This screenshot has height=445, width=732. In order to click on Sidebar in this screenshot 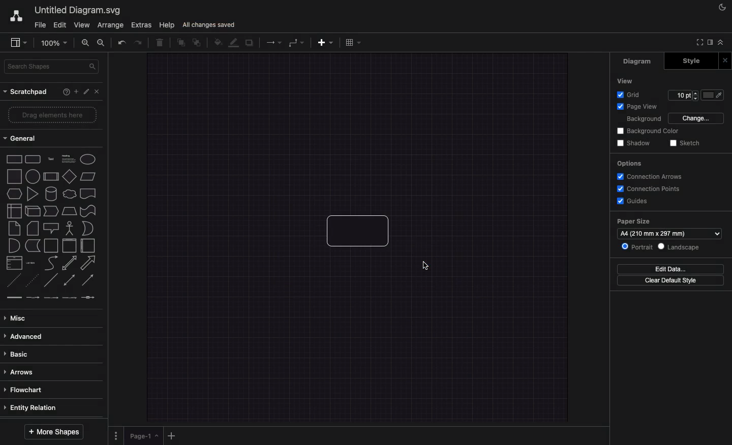, I will do `click(709, 43)`.